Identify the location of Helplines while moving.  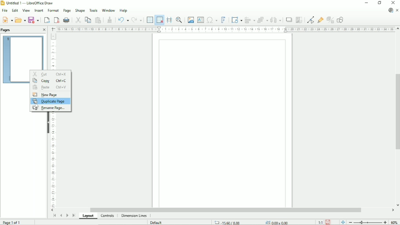
(169, 20).